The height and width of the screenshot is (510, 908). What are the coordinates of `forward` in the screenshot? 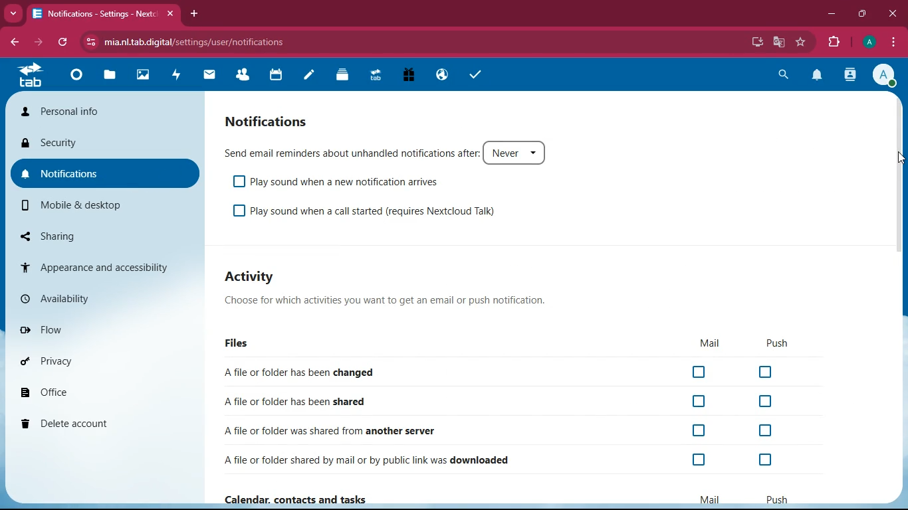 It's located at (39, 41).